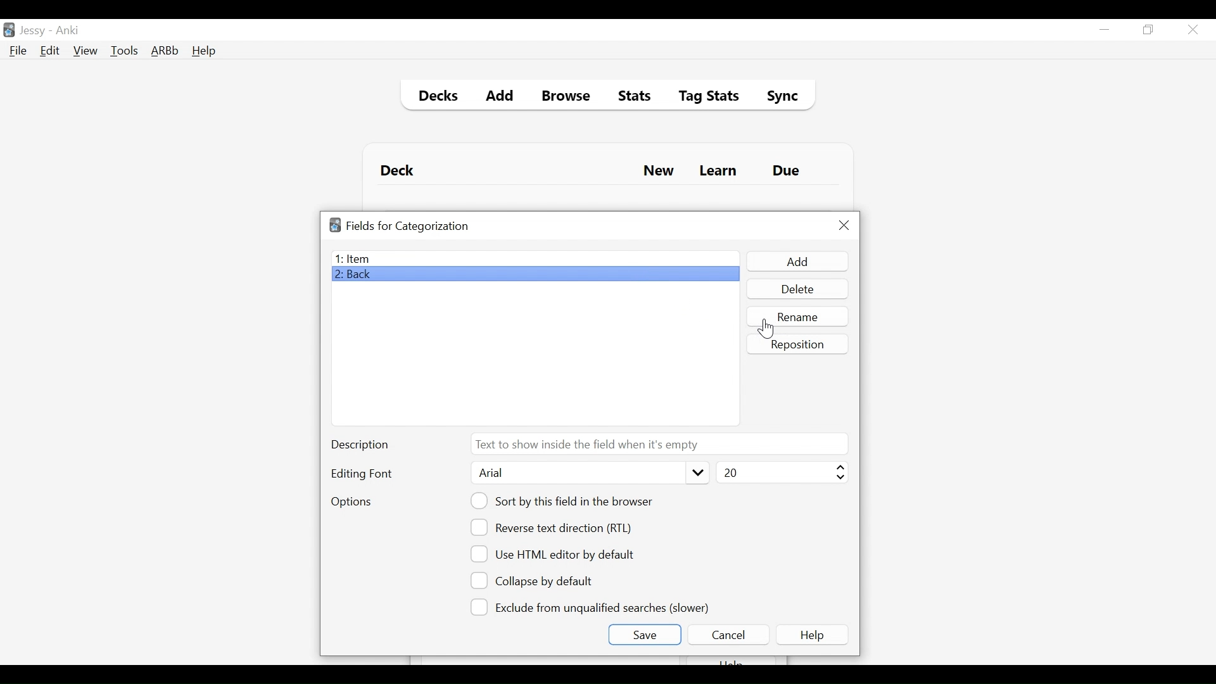 This screenshot has height=684, width=1216. Describe the element at coordinates (68, 30) in the screenshot. I see `Anki` at that location.